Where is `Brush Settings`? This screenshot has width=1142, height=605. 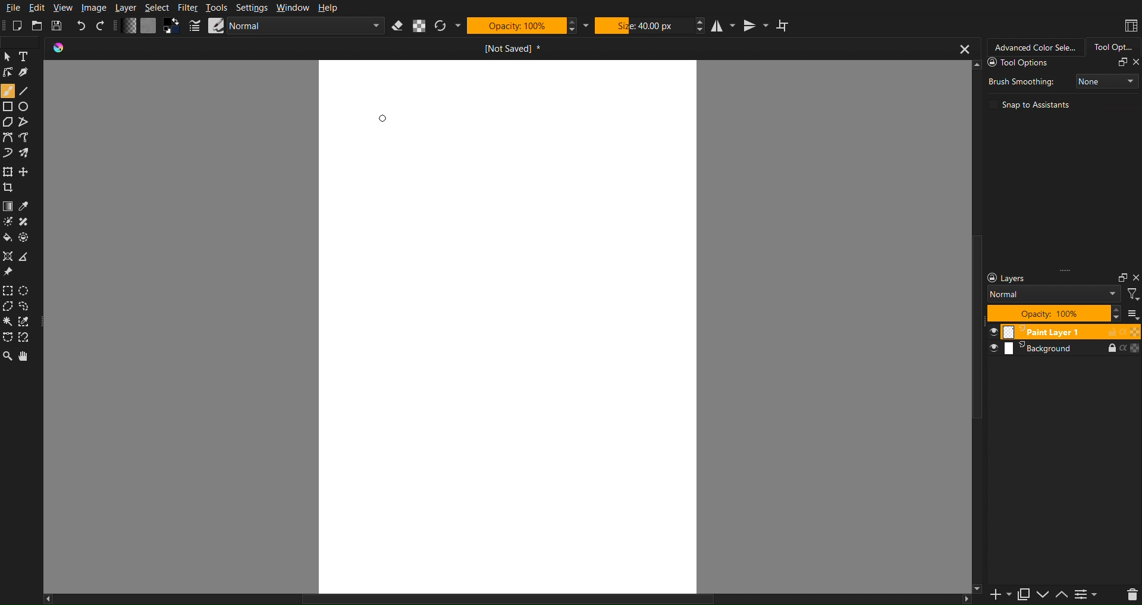 Brush Settings is located at coordinates (297, 26).